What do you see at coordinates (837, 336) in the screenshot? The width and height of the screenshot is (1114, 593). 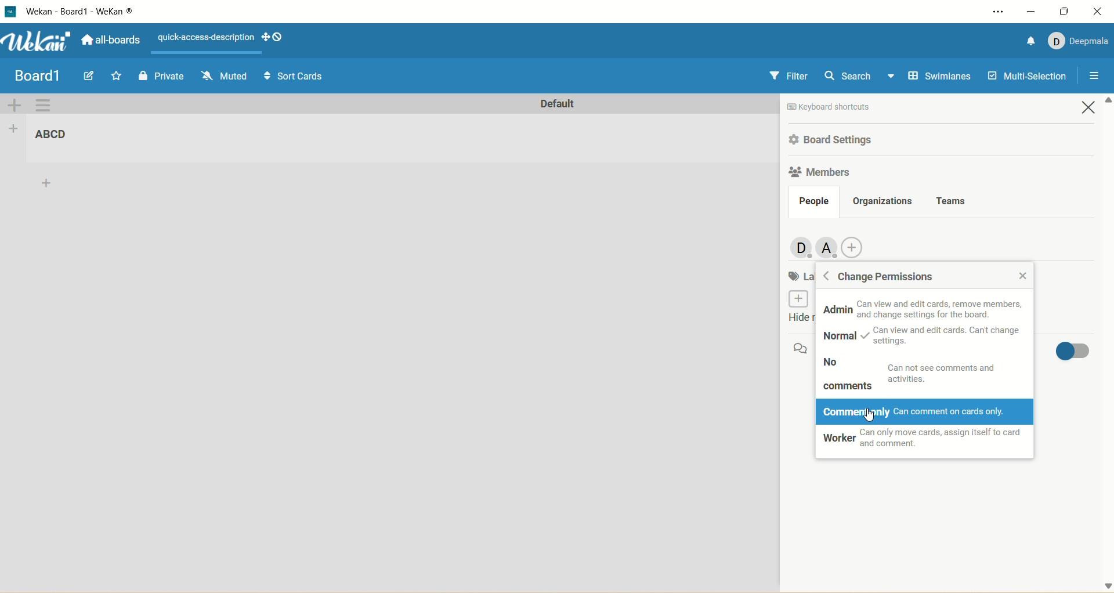 I see `normal` at bounding box center [837, 336].